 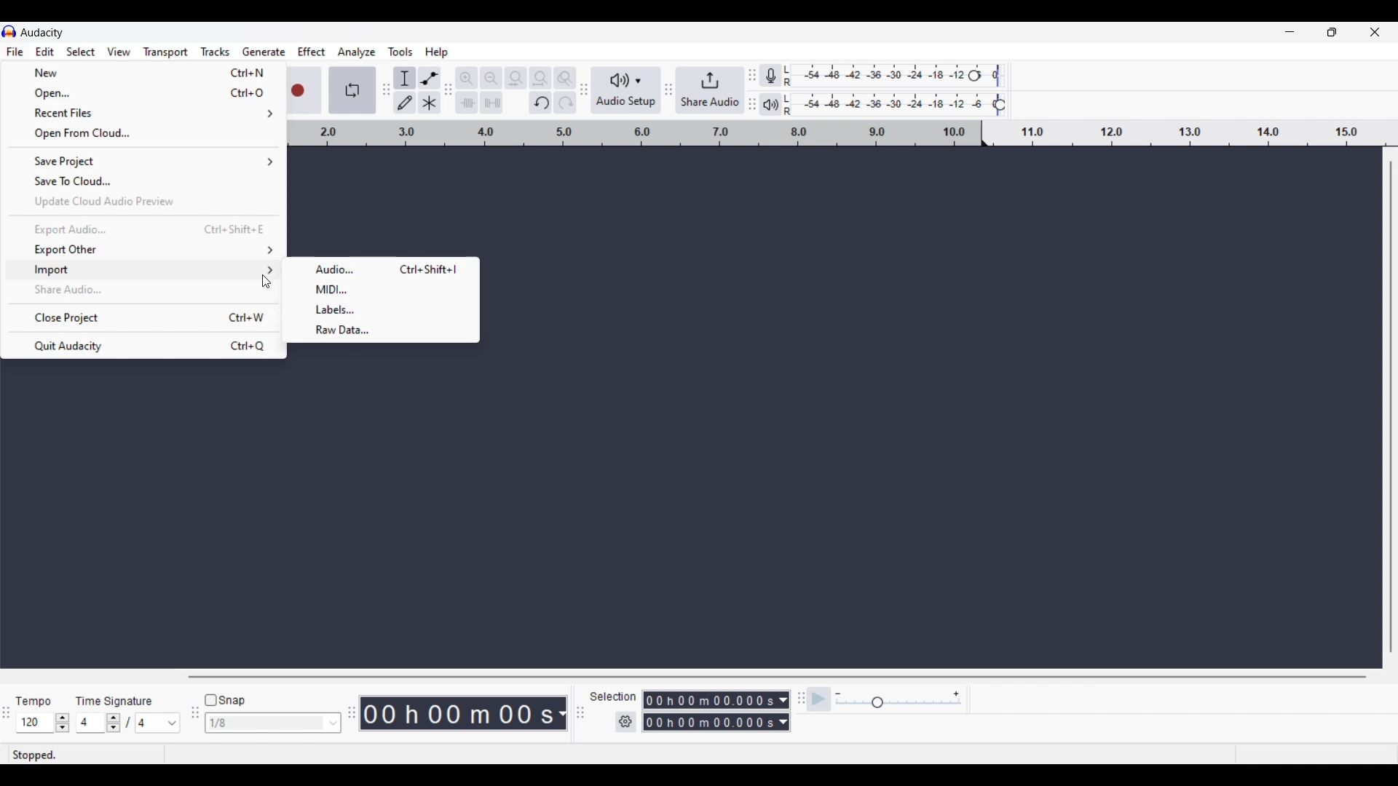 I want to click on Tools menu, so click(x=401, y=52).